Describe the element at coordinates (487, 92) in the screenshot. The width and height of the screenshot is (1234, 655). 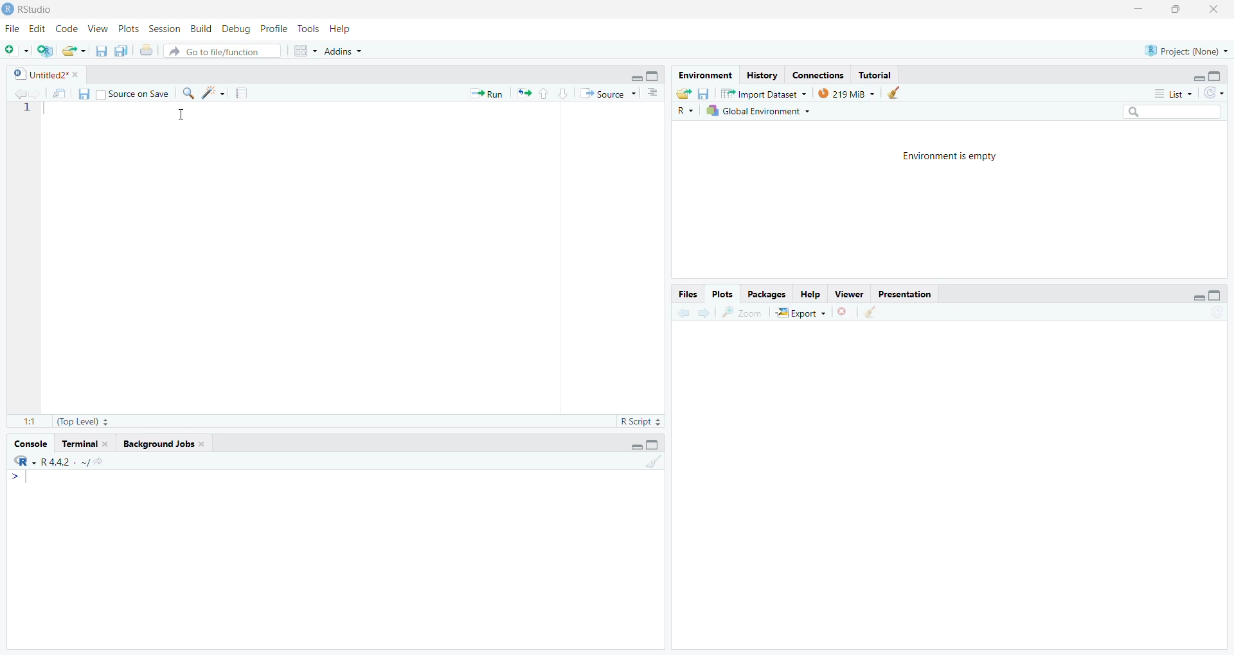
I see `Run current line or section` at that location.